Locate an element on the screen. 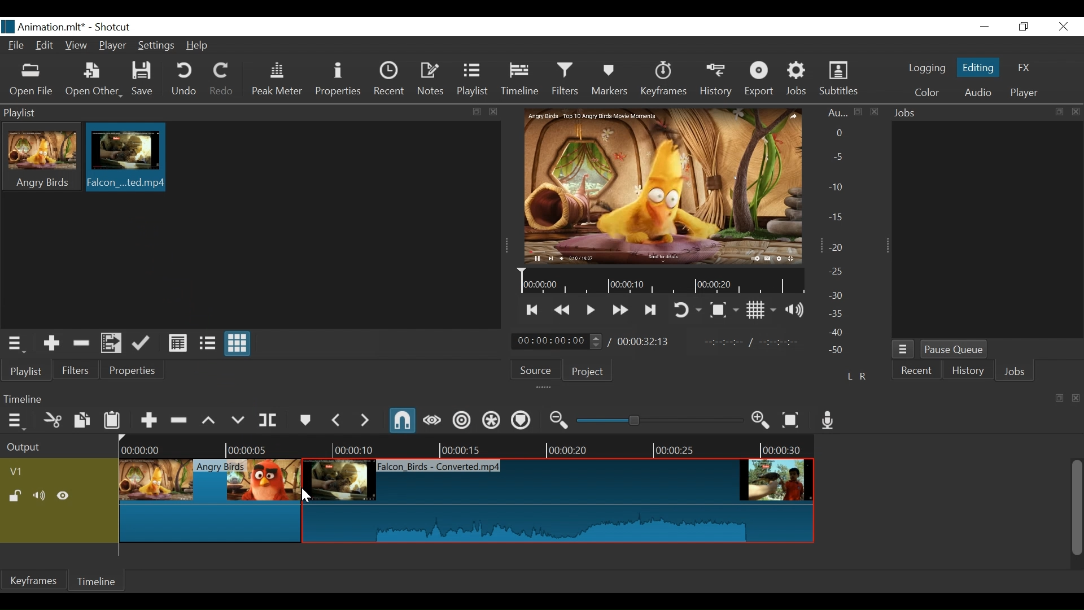 The image size is (1084, 610). Properties is located at coordinates (133, 370).